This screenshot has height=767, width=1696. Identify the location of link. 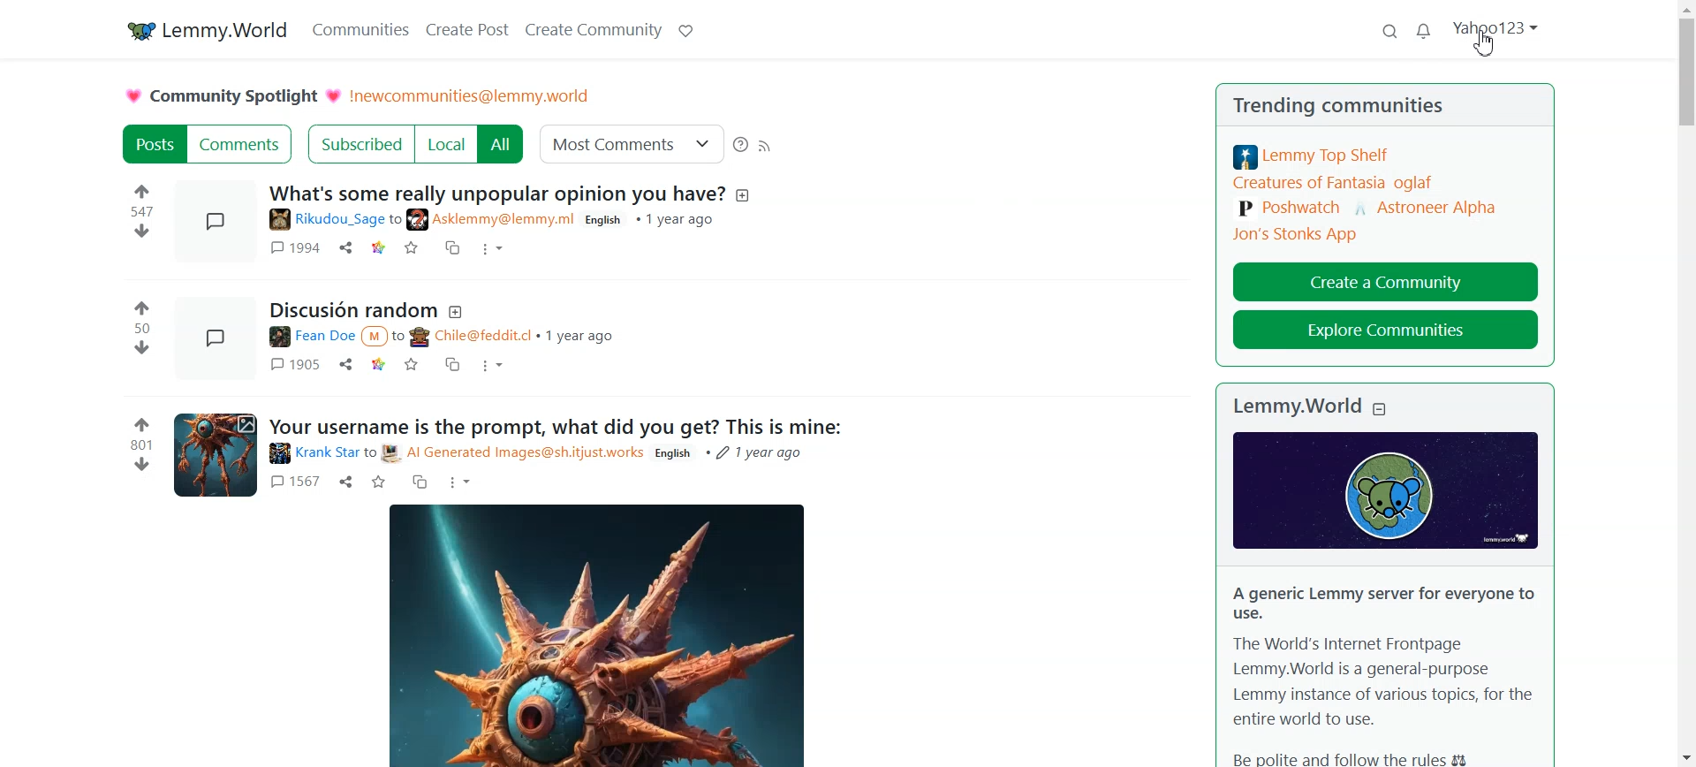
(379, 248).